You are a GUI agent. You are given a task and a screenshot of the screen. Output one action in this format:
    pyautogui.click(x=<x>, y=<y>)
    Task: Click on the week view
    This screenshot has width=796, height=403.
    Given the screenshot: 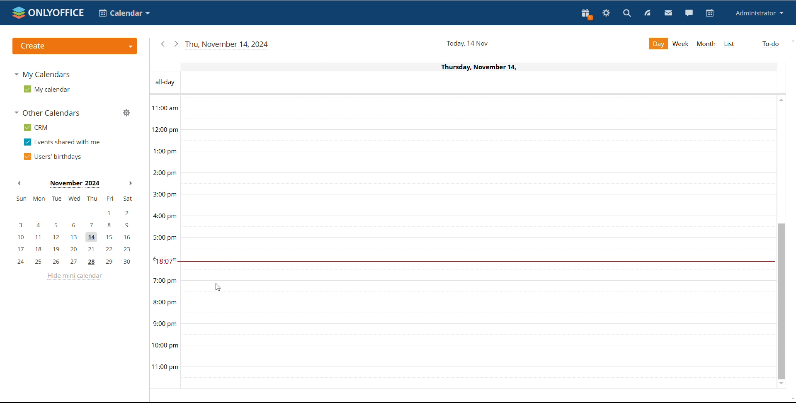 What is the action you would take?
    pyautogui.click(x=681, y=44)
    